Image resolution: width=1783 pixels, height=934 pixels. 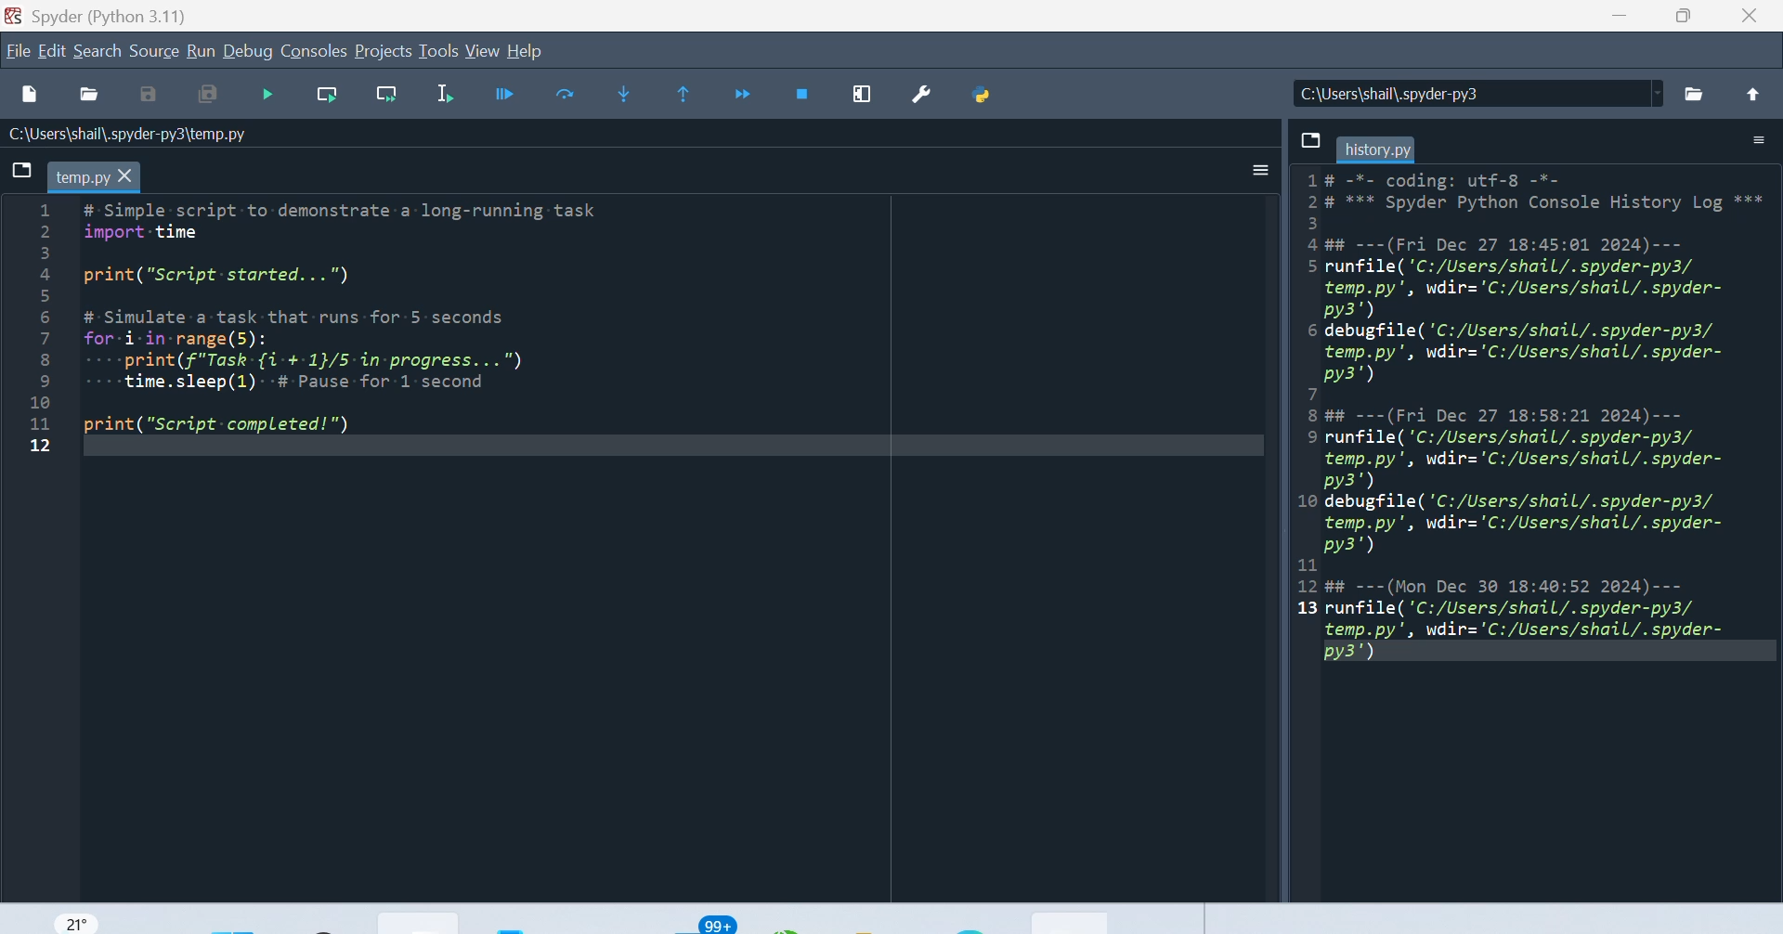 I want to click on Run current cell, so click(x=506, y=101).